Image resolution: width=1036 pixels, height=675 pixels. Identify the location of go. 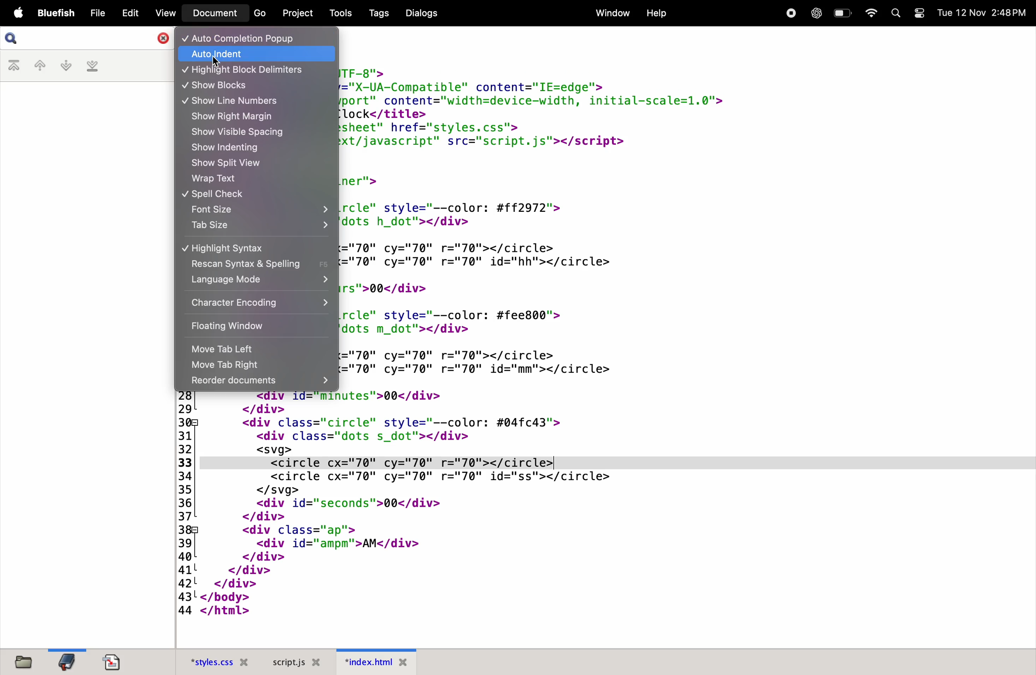
(256, 13).